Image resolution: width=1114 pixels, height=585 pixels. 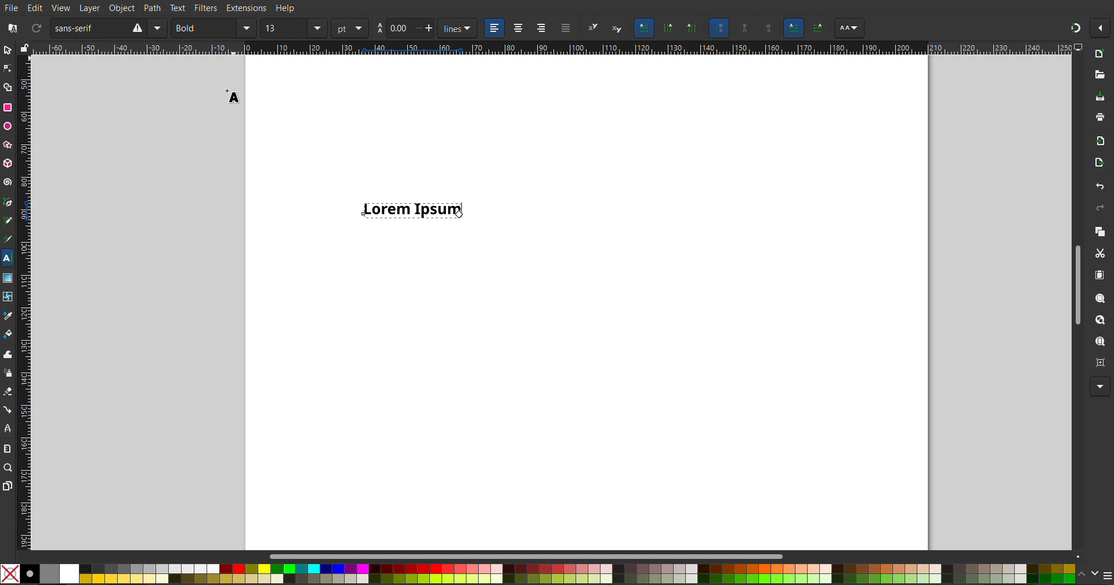 I want to click on Open Export, so click(x=1099, y=164).